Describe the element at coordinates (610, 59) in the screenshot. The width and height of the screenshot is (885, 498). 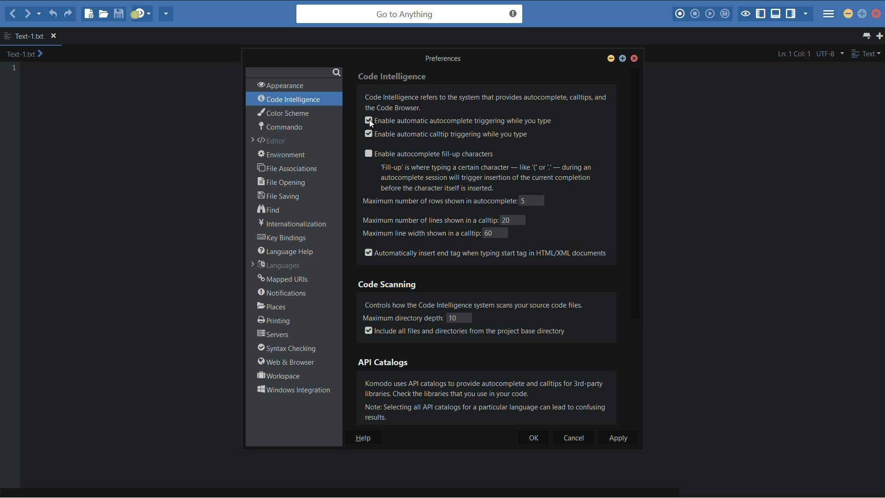
I see `minimize` at that location.